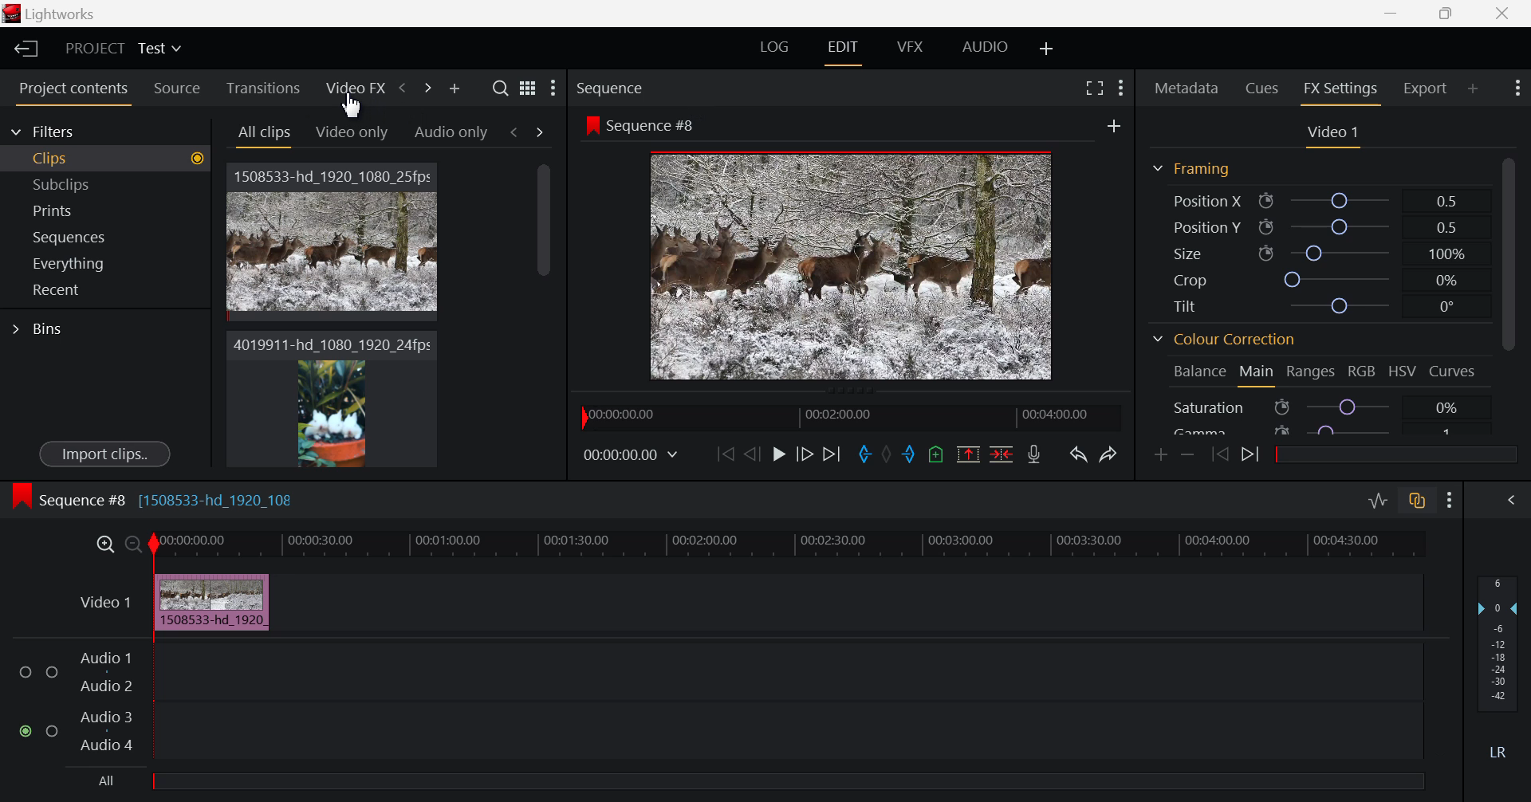  I want to click on Play, so click(777, 457).